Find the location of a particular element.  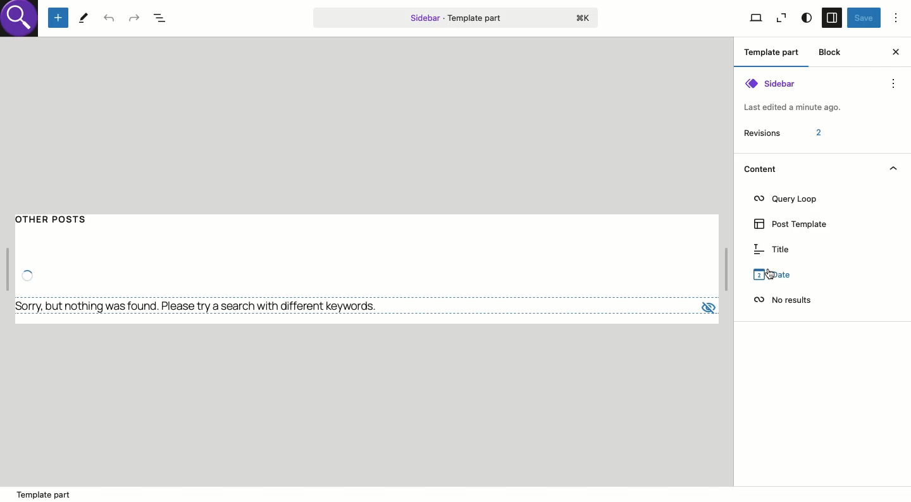

Undo is located at coordinates (109, 19).